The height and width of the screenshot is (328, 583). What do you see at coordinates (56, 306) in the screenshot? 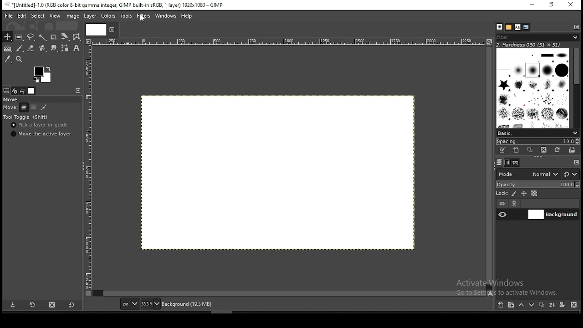
I see `delete tool preset` at bounding box center [56, 306].